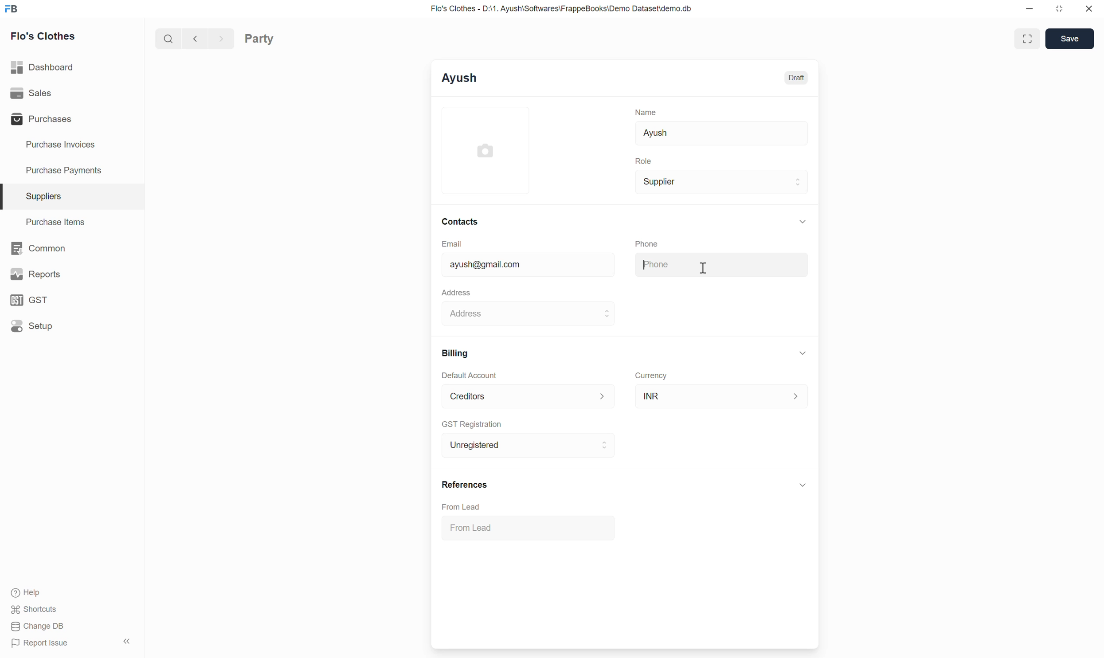 This screenshot has height=658, width=1104. Describe the element at coordinates (459, 78) in the screenshot. I see `Ayush` at that location.